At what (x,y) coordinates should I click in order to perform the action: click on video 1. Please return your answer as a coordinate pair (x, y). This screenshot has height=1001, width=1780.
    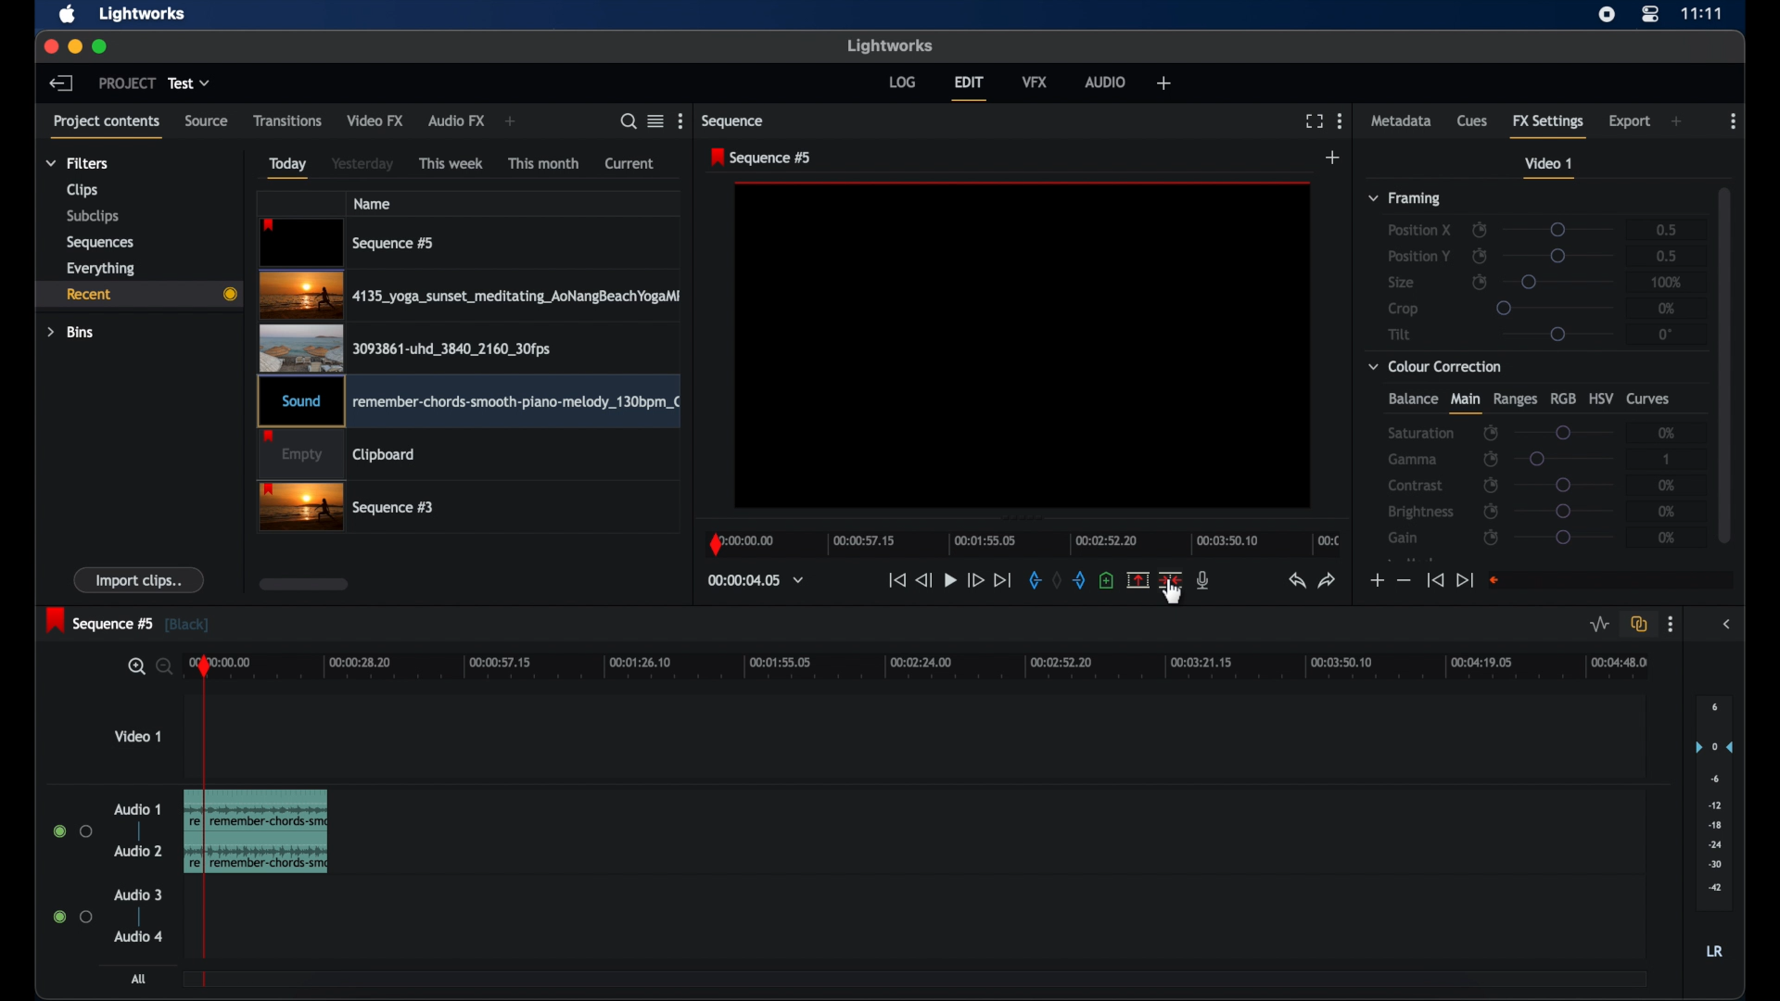
    Looking at the image, I should click on (137, 735).